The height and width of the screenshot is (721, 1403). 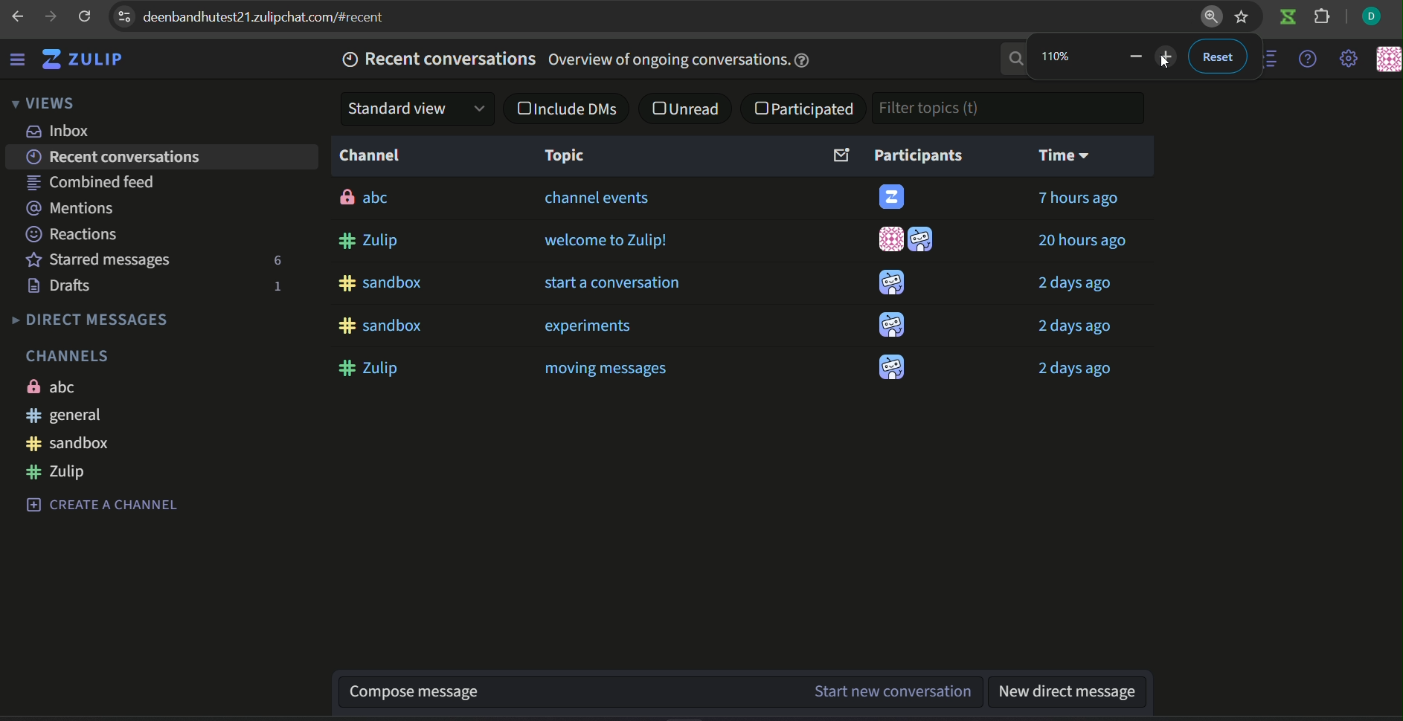 I want to click on 20 hours ago, so click(x=1083, y=240).